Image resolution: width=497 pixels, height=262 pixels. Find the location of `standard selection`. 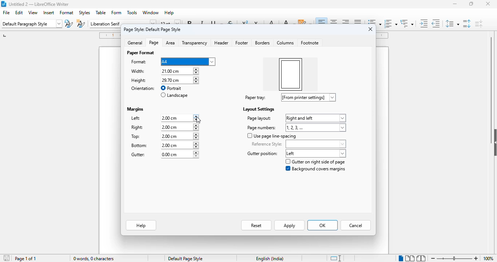

standard selection is located at coordinates (335, 258).